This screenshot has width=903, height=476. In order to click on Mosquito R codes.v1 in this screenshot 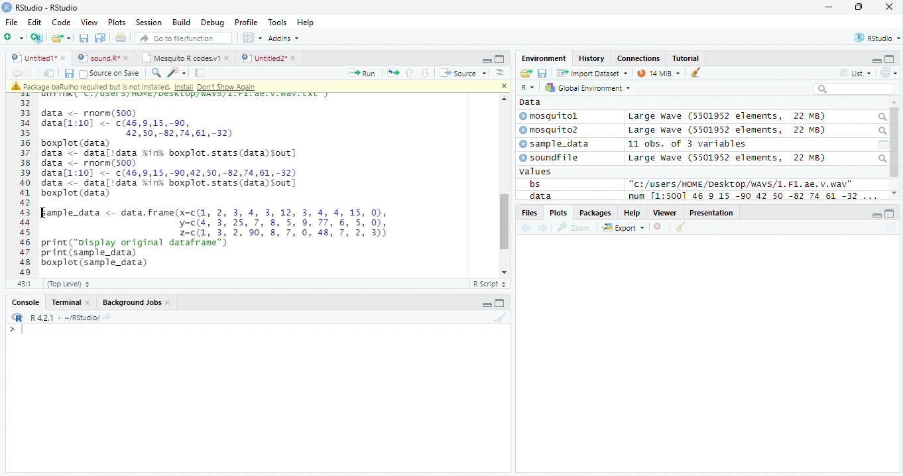, I will do `click(184, 57)`.